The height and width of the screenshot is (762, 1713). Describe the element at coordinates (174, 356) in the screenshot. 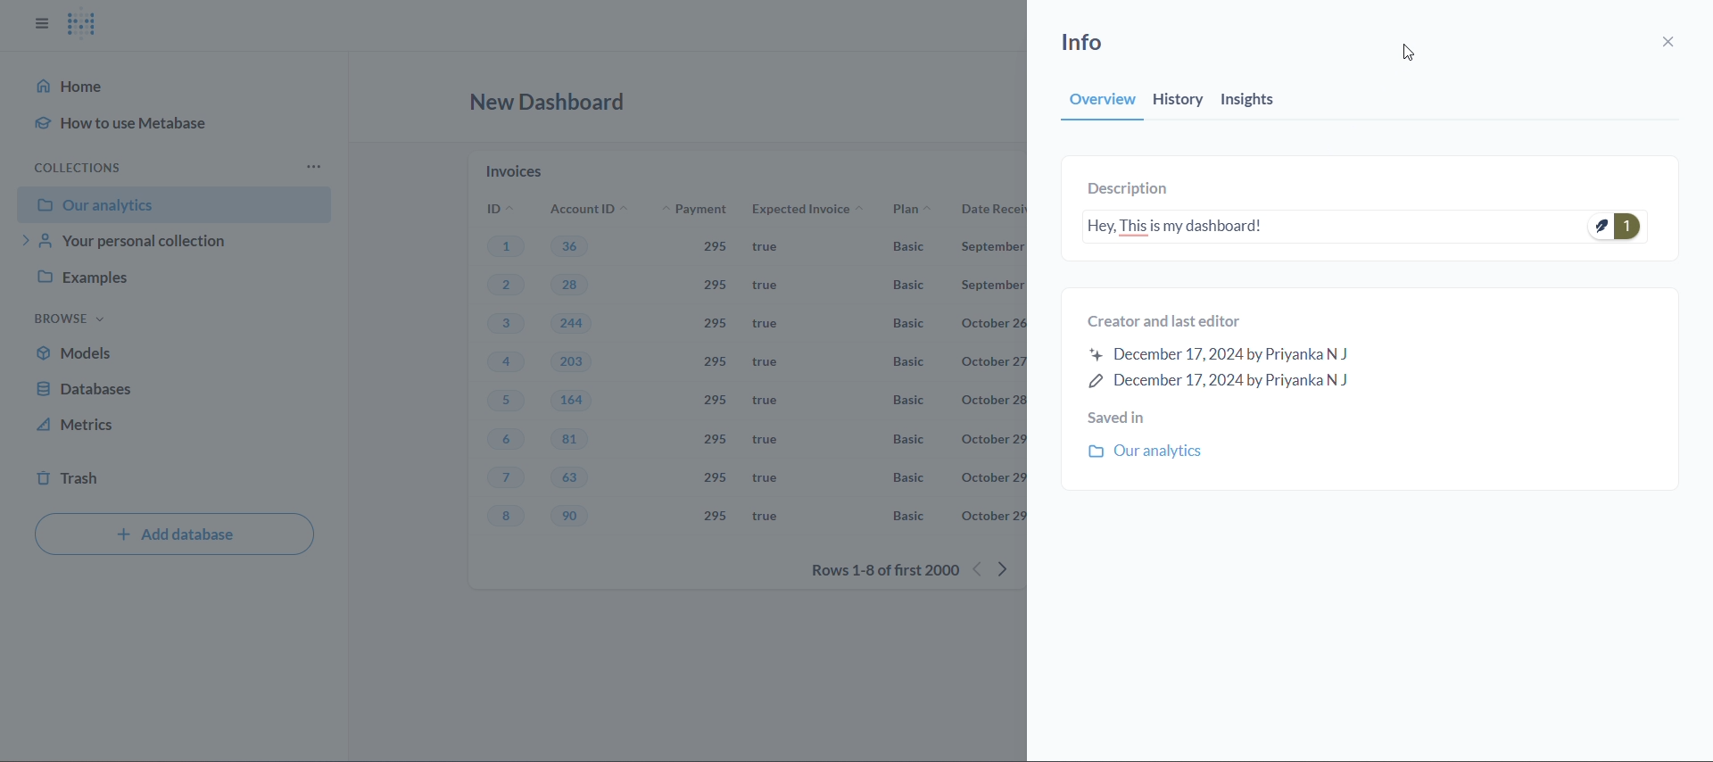

I see `models` at that location.